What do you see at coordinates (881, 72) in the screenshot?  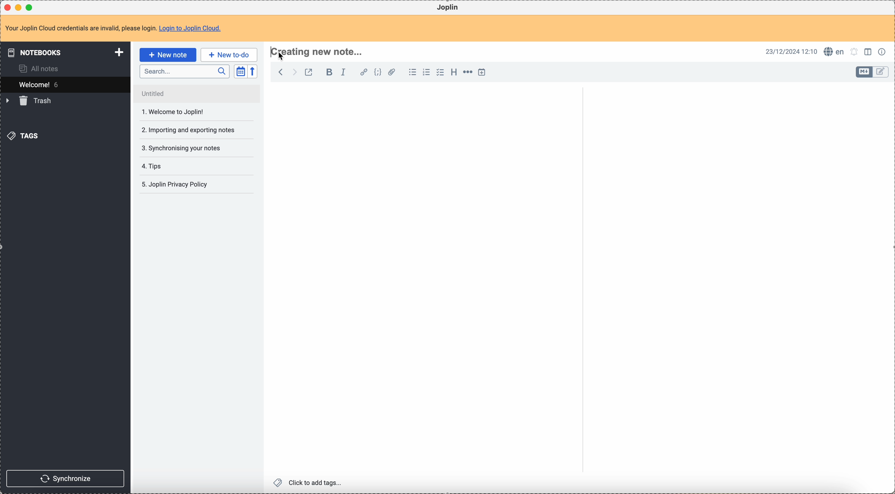 I see `toggle edit layout` at bounding box center [881, 72].